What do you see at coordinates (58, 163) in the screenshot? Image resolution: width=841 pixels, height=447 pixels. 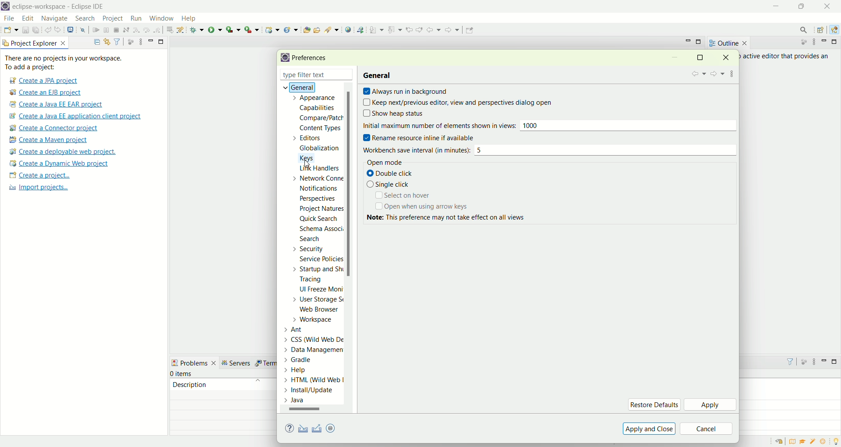 I see `create a dynamic web project` at bounding box center [58, 163].